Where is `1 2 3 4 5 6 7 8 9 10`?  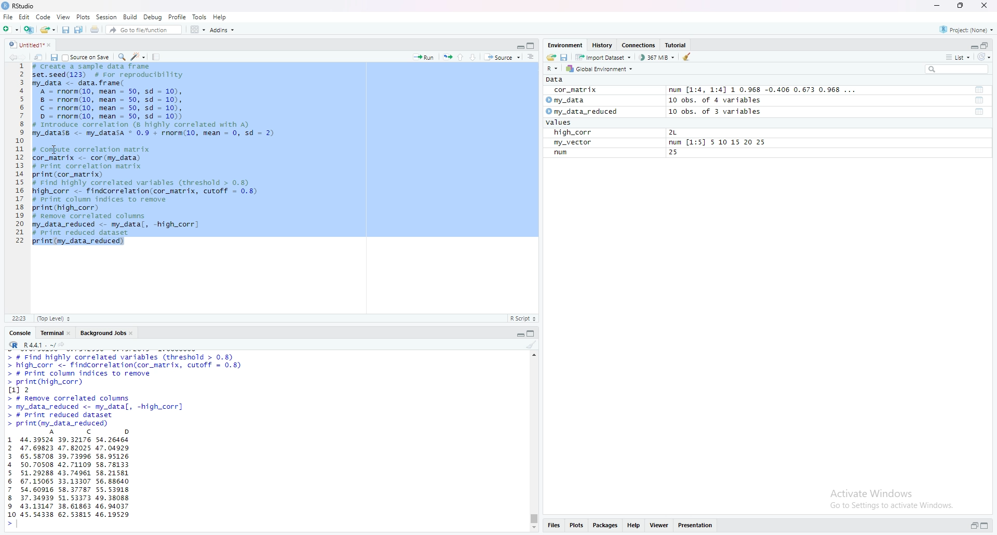 1 2 3 4 5 6 7 8 9 10 is located at coordinates (12, 476).